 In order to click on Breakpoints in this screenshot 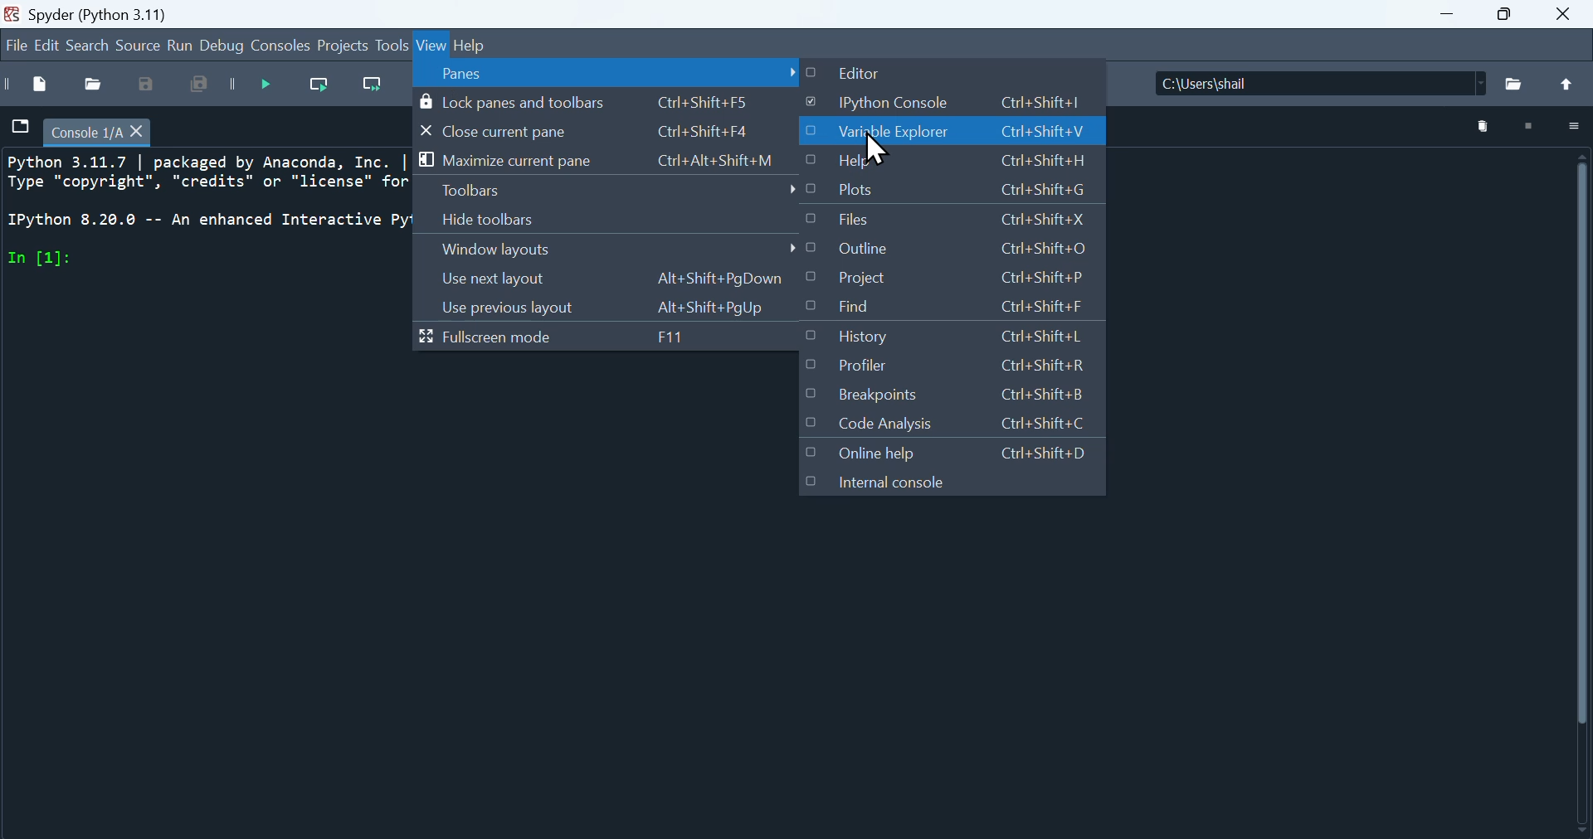, I will do `click(963, 397)`.